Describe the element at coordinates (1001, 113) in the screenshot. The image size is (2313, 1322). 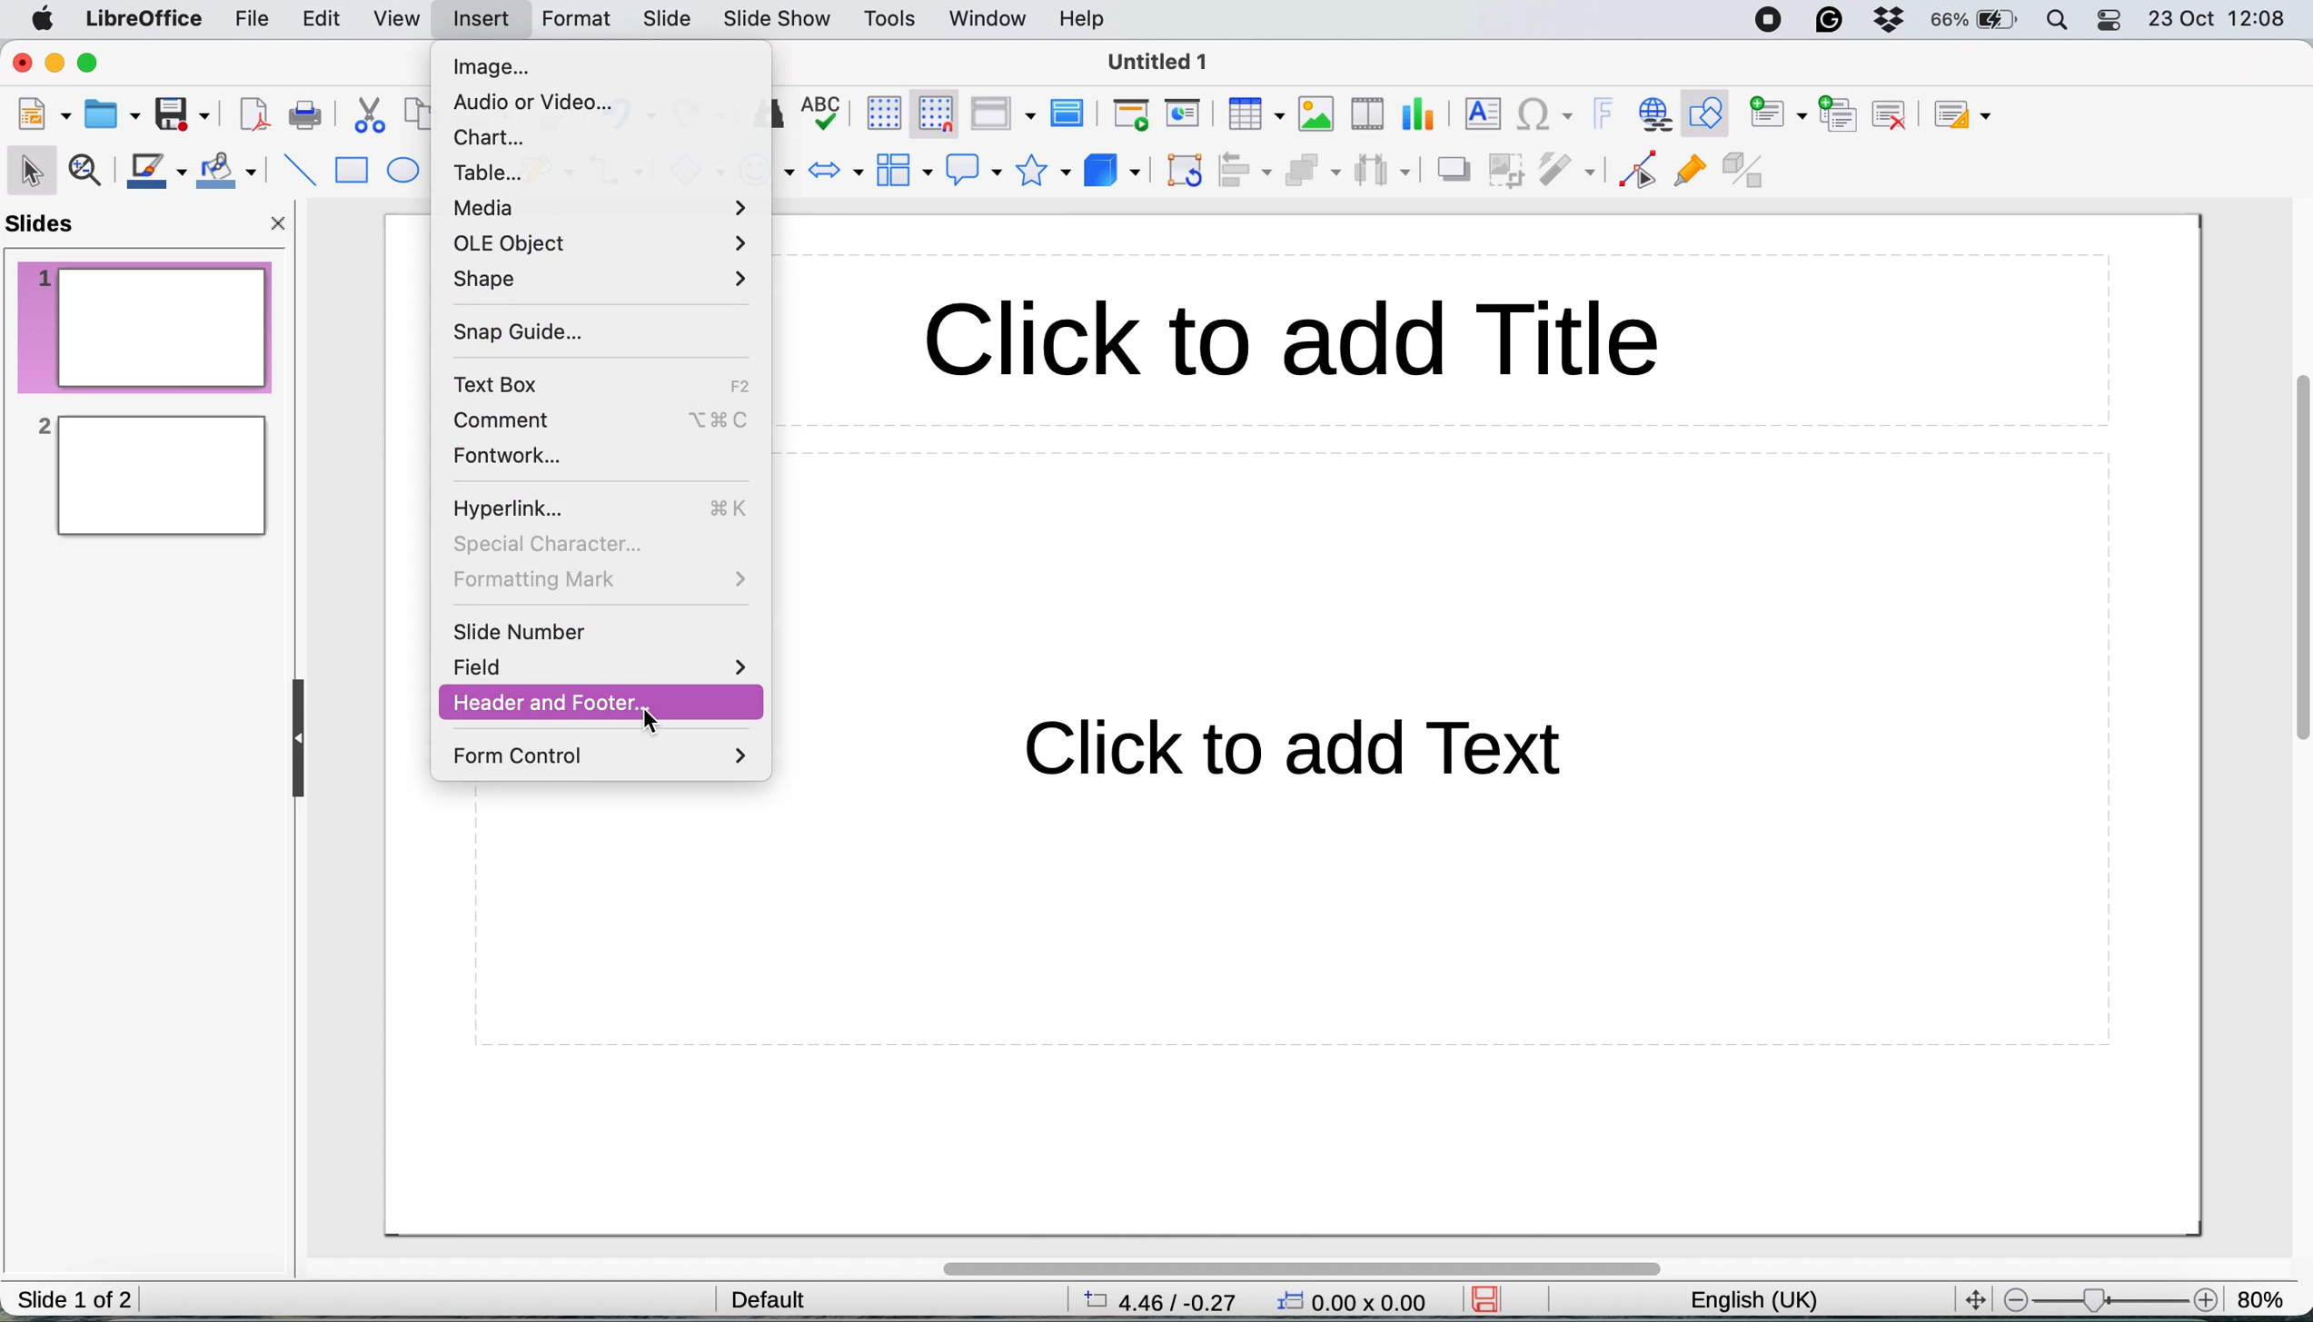
I see `display views` at that location.